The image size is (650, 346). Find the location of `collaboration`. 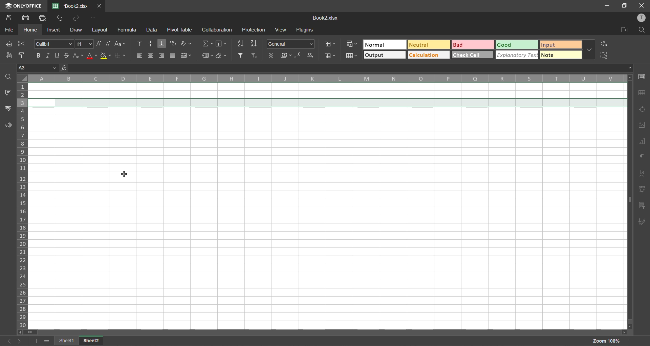

collaboration is located at coordinates (217, 30).